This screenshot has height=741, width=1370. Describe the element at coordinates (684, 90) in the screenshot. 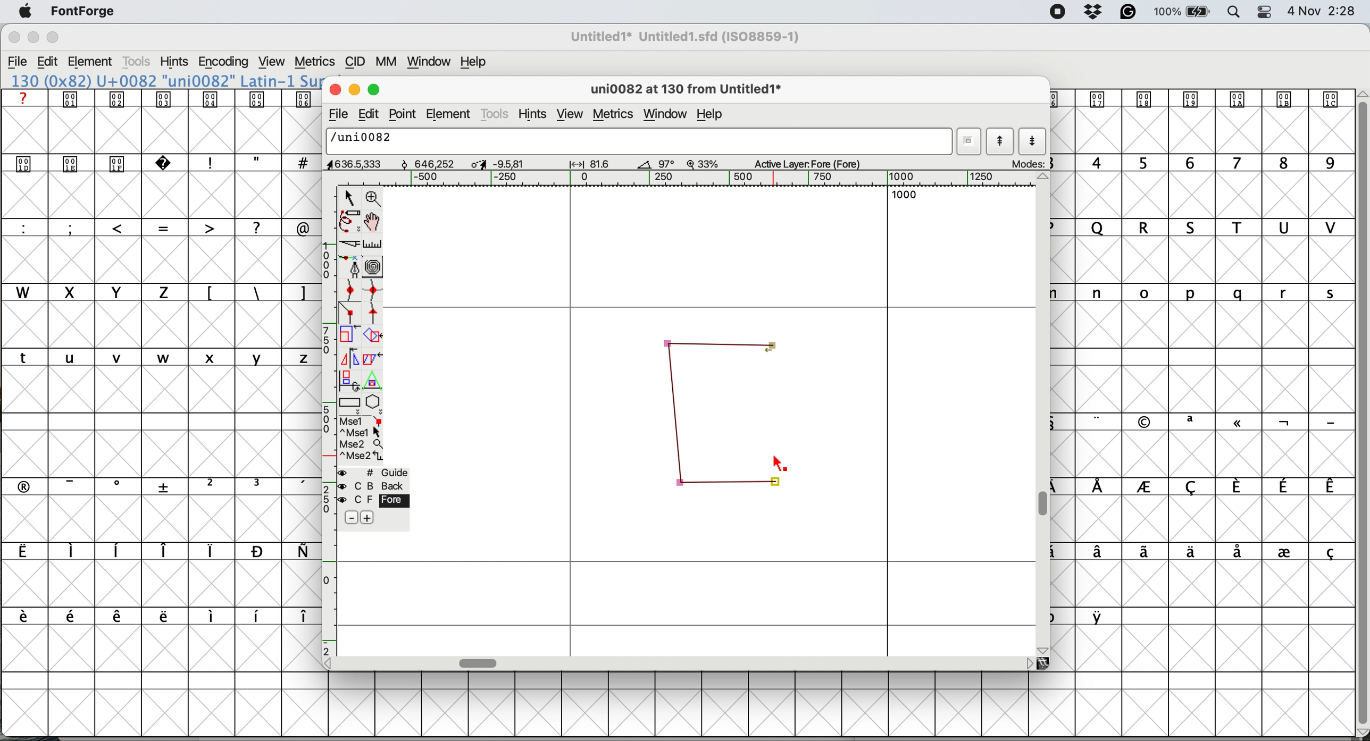

I see `glyph name` at that location.